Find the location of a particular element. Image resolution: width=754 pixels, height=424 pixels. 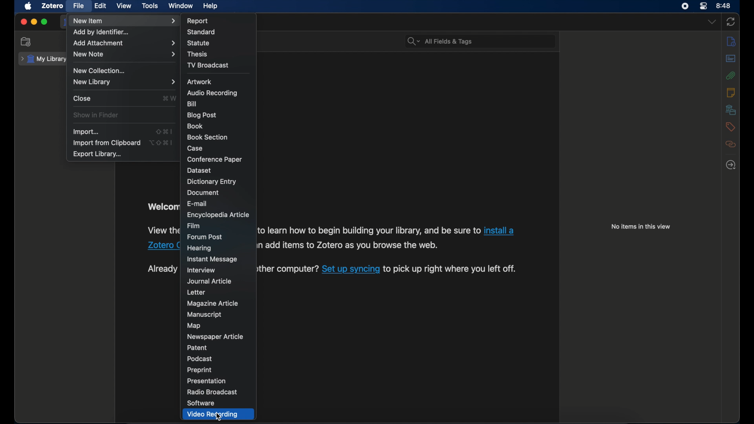

close is located at coordinates (24, 21).